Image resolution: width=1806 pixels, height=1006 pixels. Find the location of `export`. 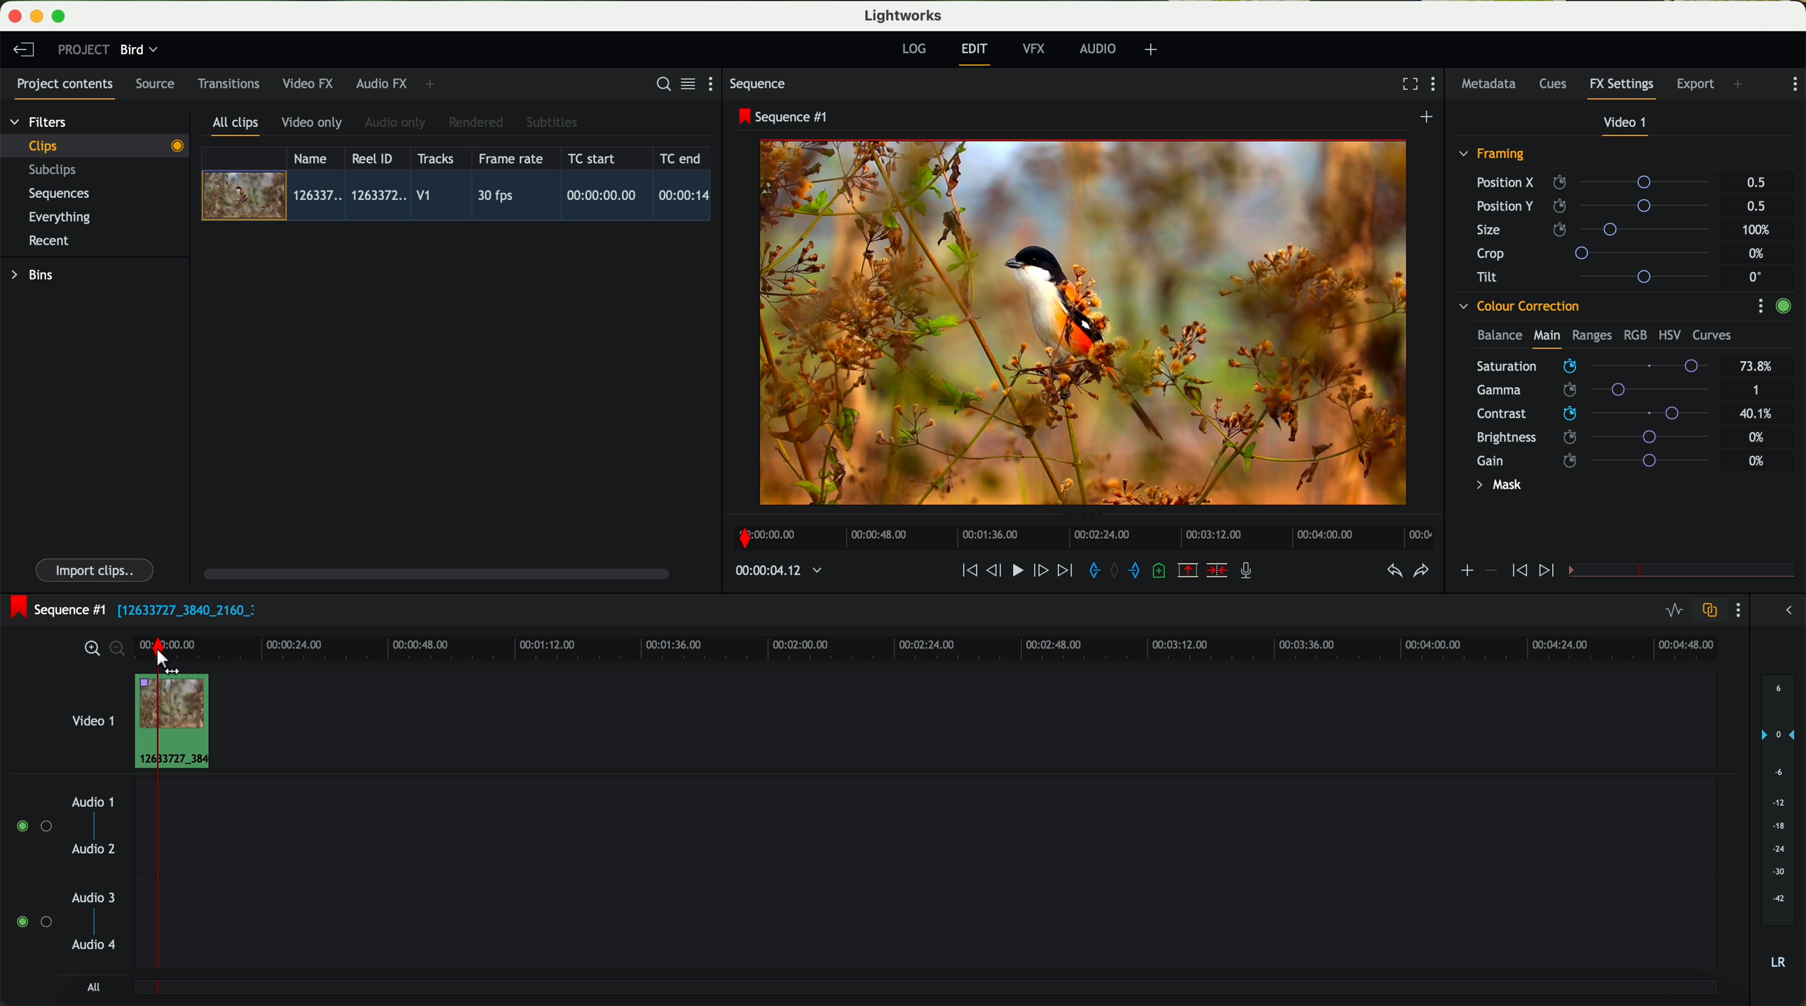

export is located at coordinates (1696, 86).